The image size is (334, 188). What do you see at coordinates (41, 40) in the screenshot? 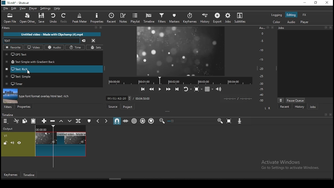
I see `search` at bounding box center [41, 40].